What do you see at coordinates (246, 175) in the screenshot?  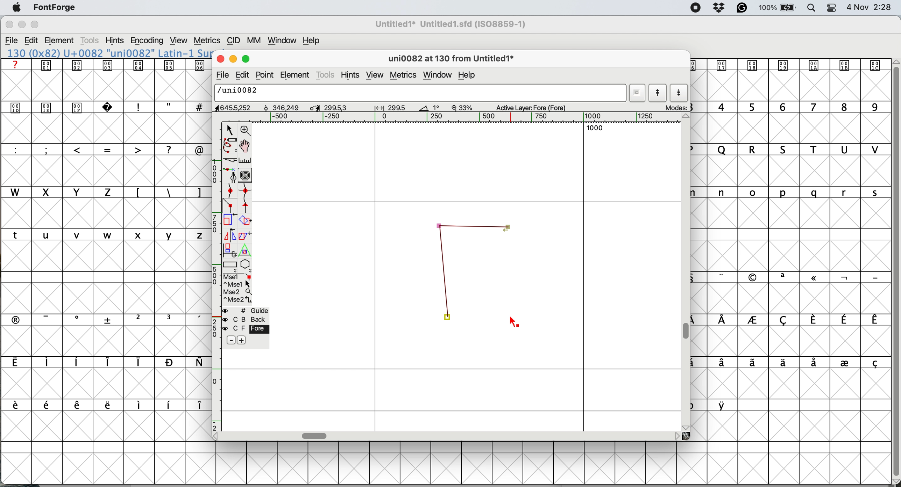 I see `change whether spiro is active or not` at bounding box center [246, 175].